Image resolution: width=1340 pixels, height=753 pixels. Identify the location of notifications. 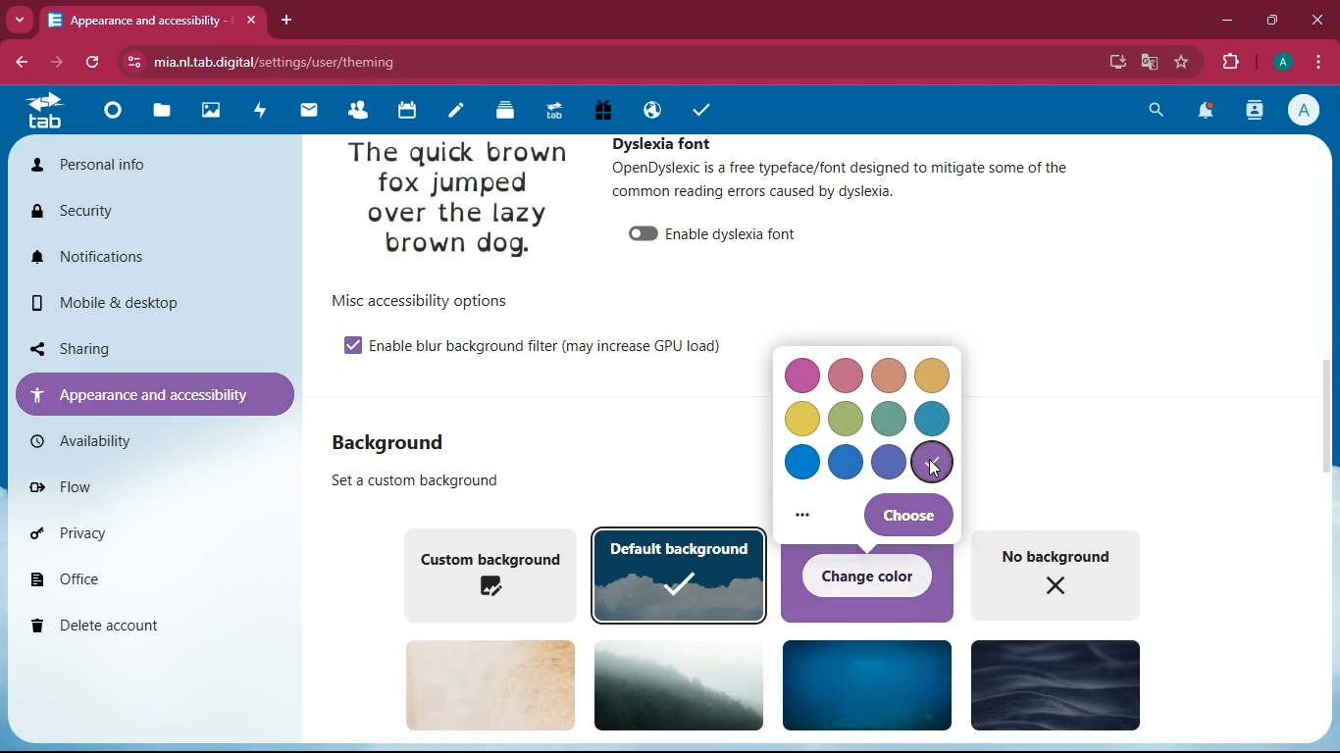
(1205, 114).